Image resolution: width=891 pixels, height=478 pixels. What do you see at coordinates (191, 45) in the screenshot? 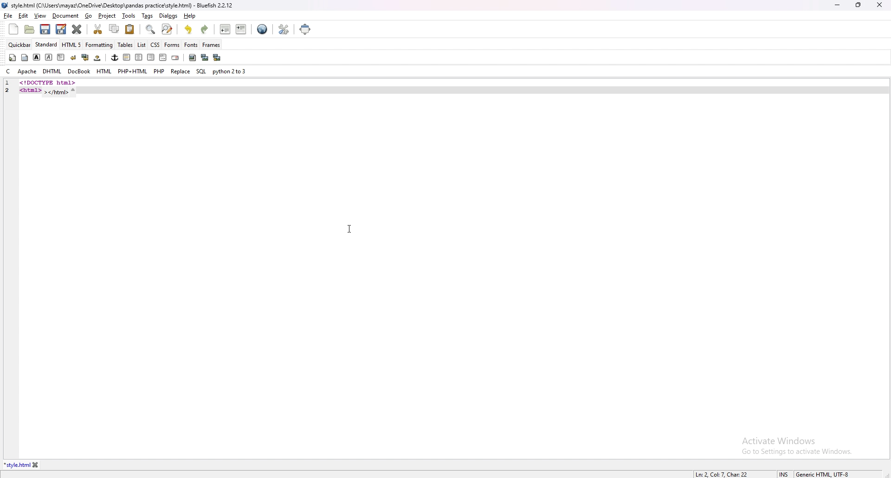
I see `fonts` at bounding box center [191, 45].